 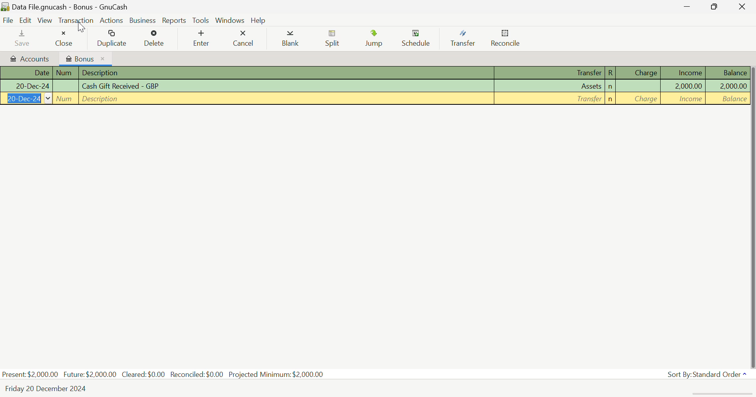 I want to click on Friday 20 december 2024, so click(x=50, y=389).